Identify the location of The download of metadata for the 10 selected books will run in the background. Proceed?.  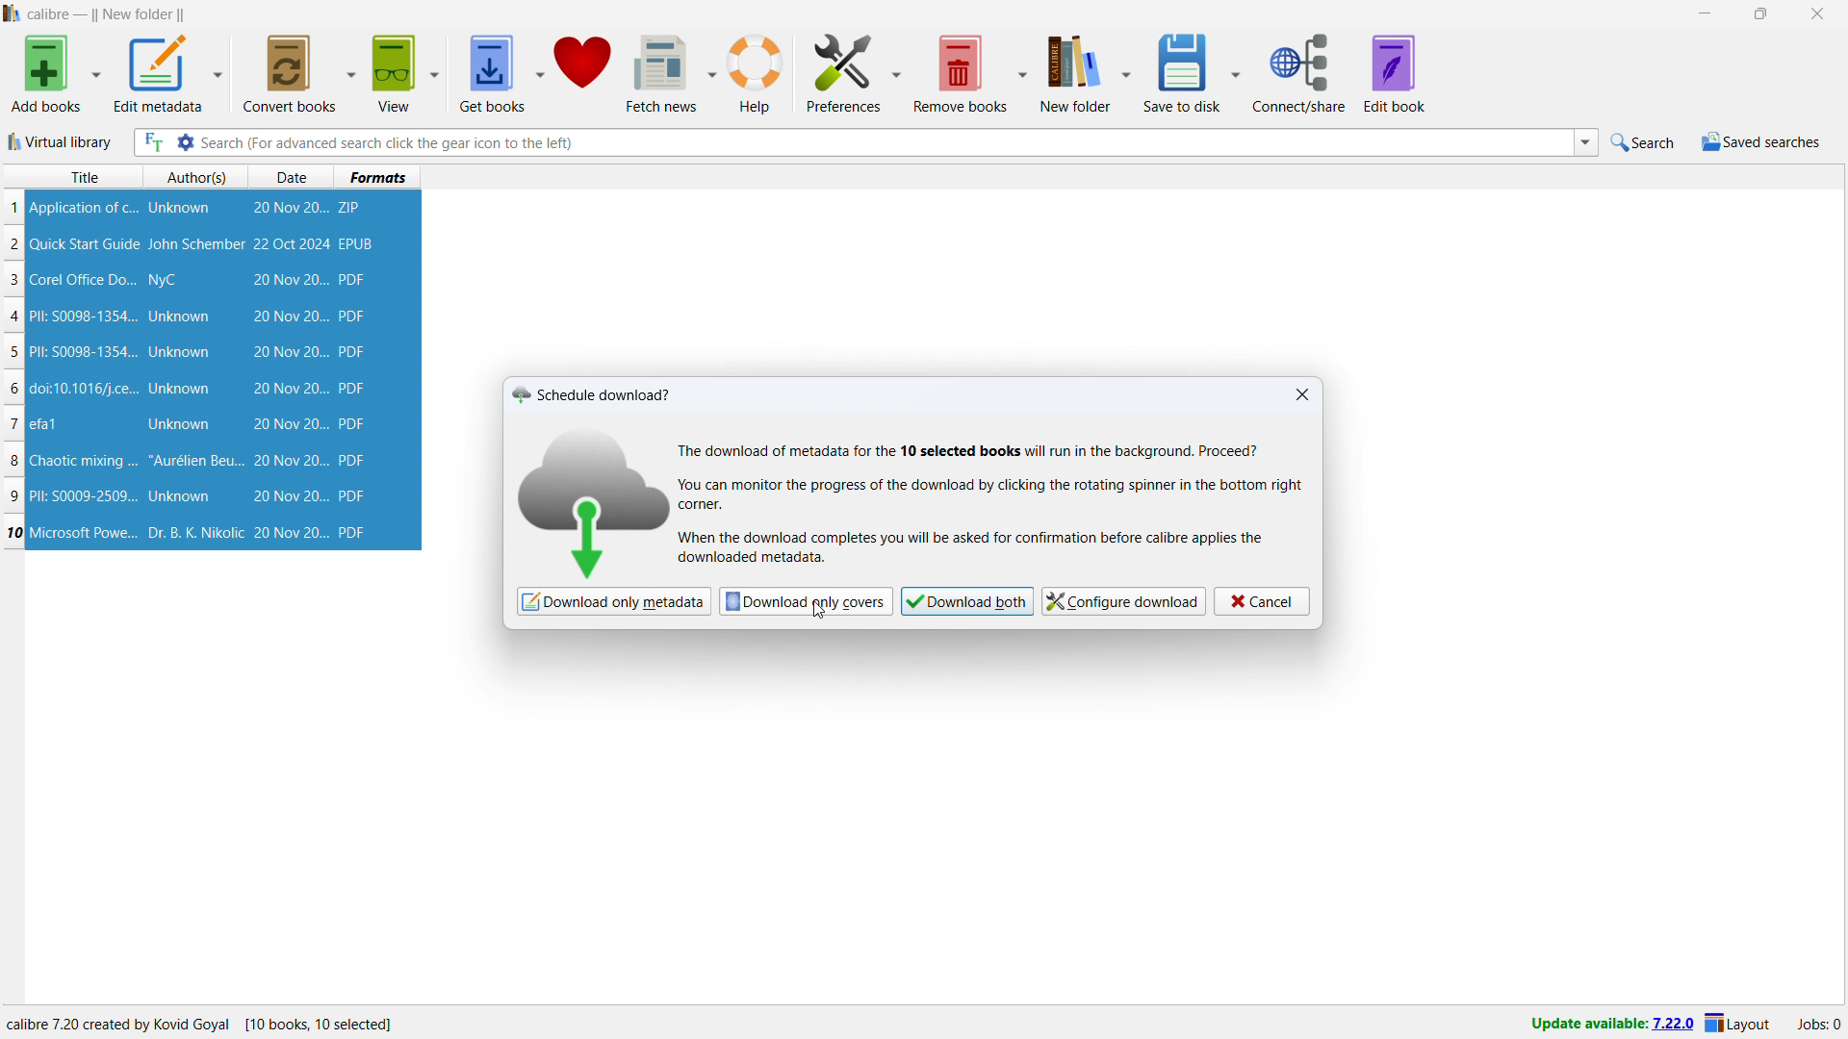
(972, 449).